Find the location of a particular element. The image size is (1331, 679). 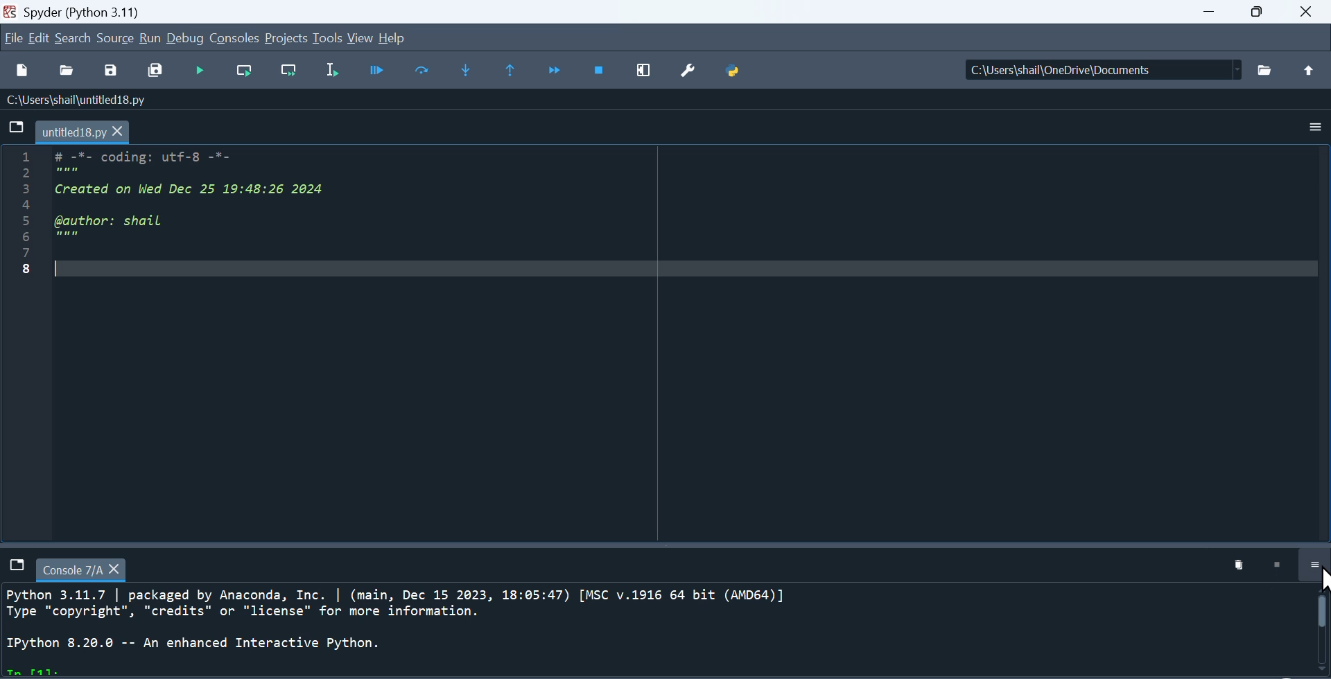

run current line is located at coordinates (421, 71).